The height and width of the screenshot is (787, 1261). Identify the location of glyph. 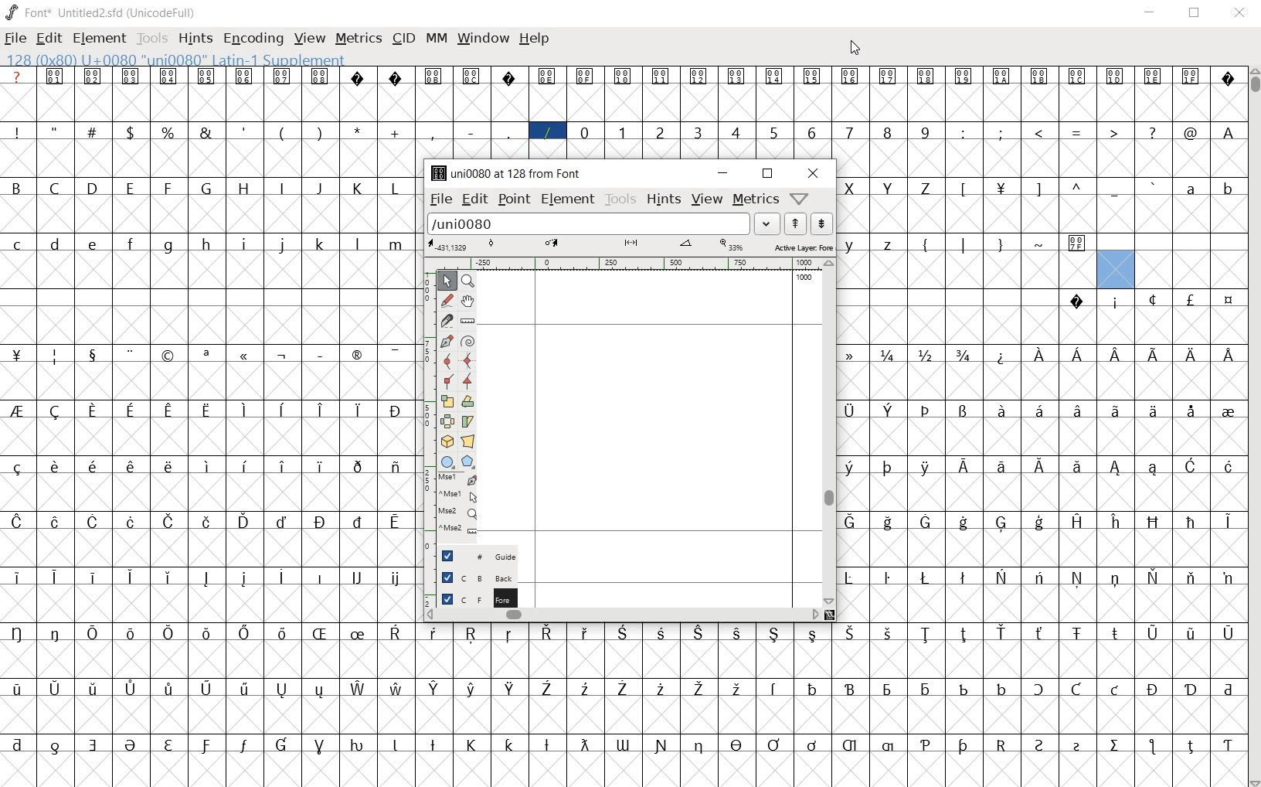
(774, 689).